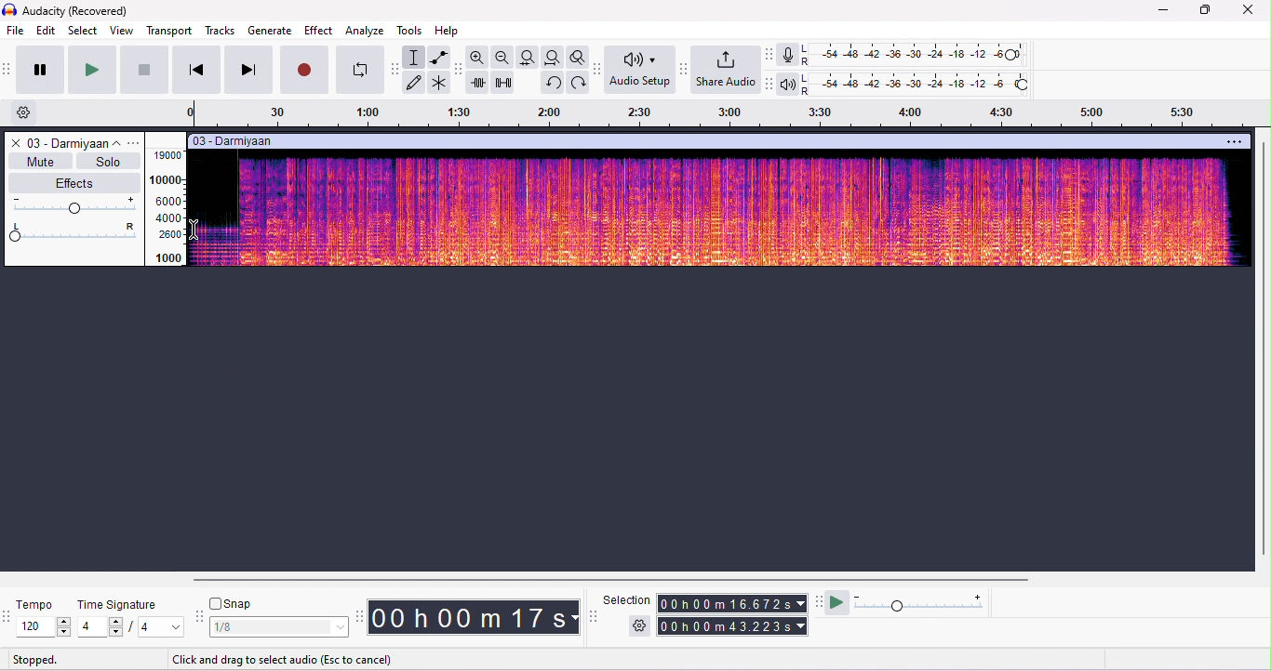 Image resolution: width=1271 pixels, height=671 pixels. What do you see at coordinates (1163, 13) in the screenshot?
I see `minimize` at bounding box center [1163, 13].